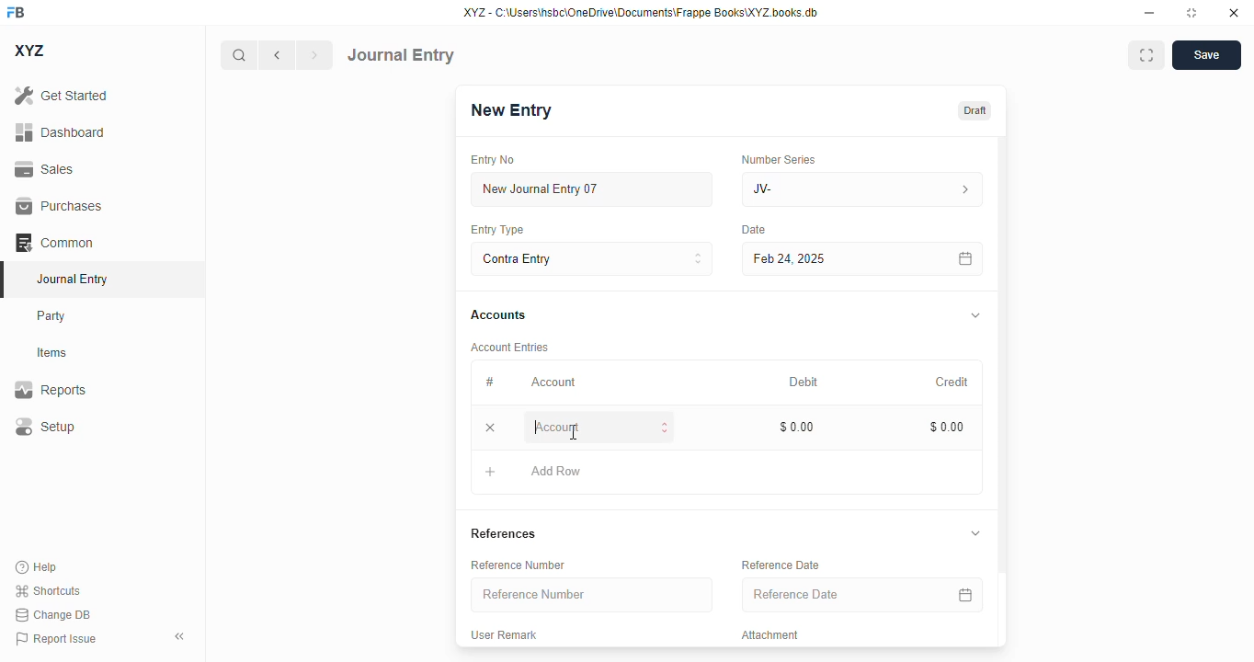 This screenshot has height=662, width=1254. Describe the element at coordinates (804, 382) in the screenshot. I see `debit` at that location.